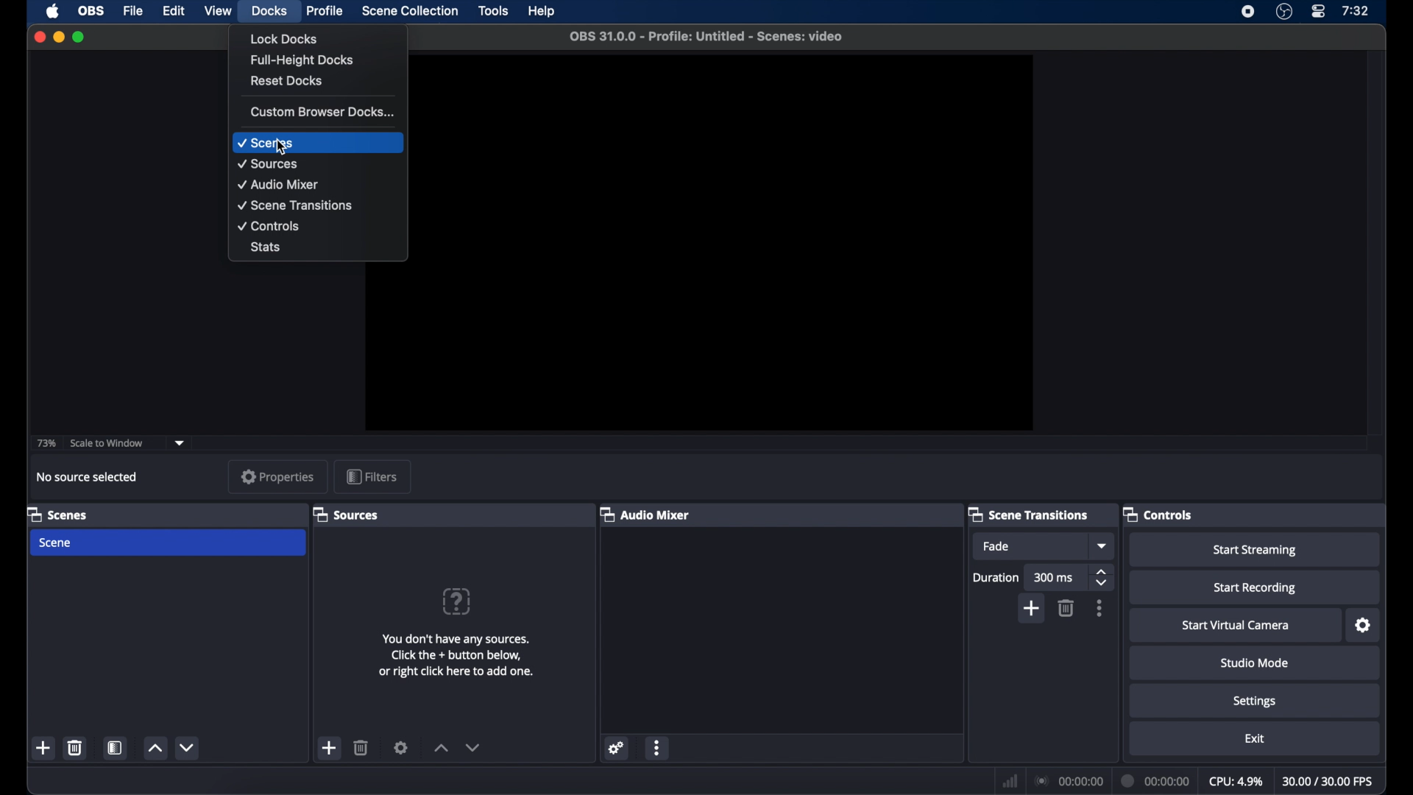 This screenshot has width=1413, height=795. I want to click on cursor, so click(280, 149).